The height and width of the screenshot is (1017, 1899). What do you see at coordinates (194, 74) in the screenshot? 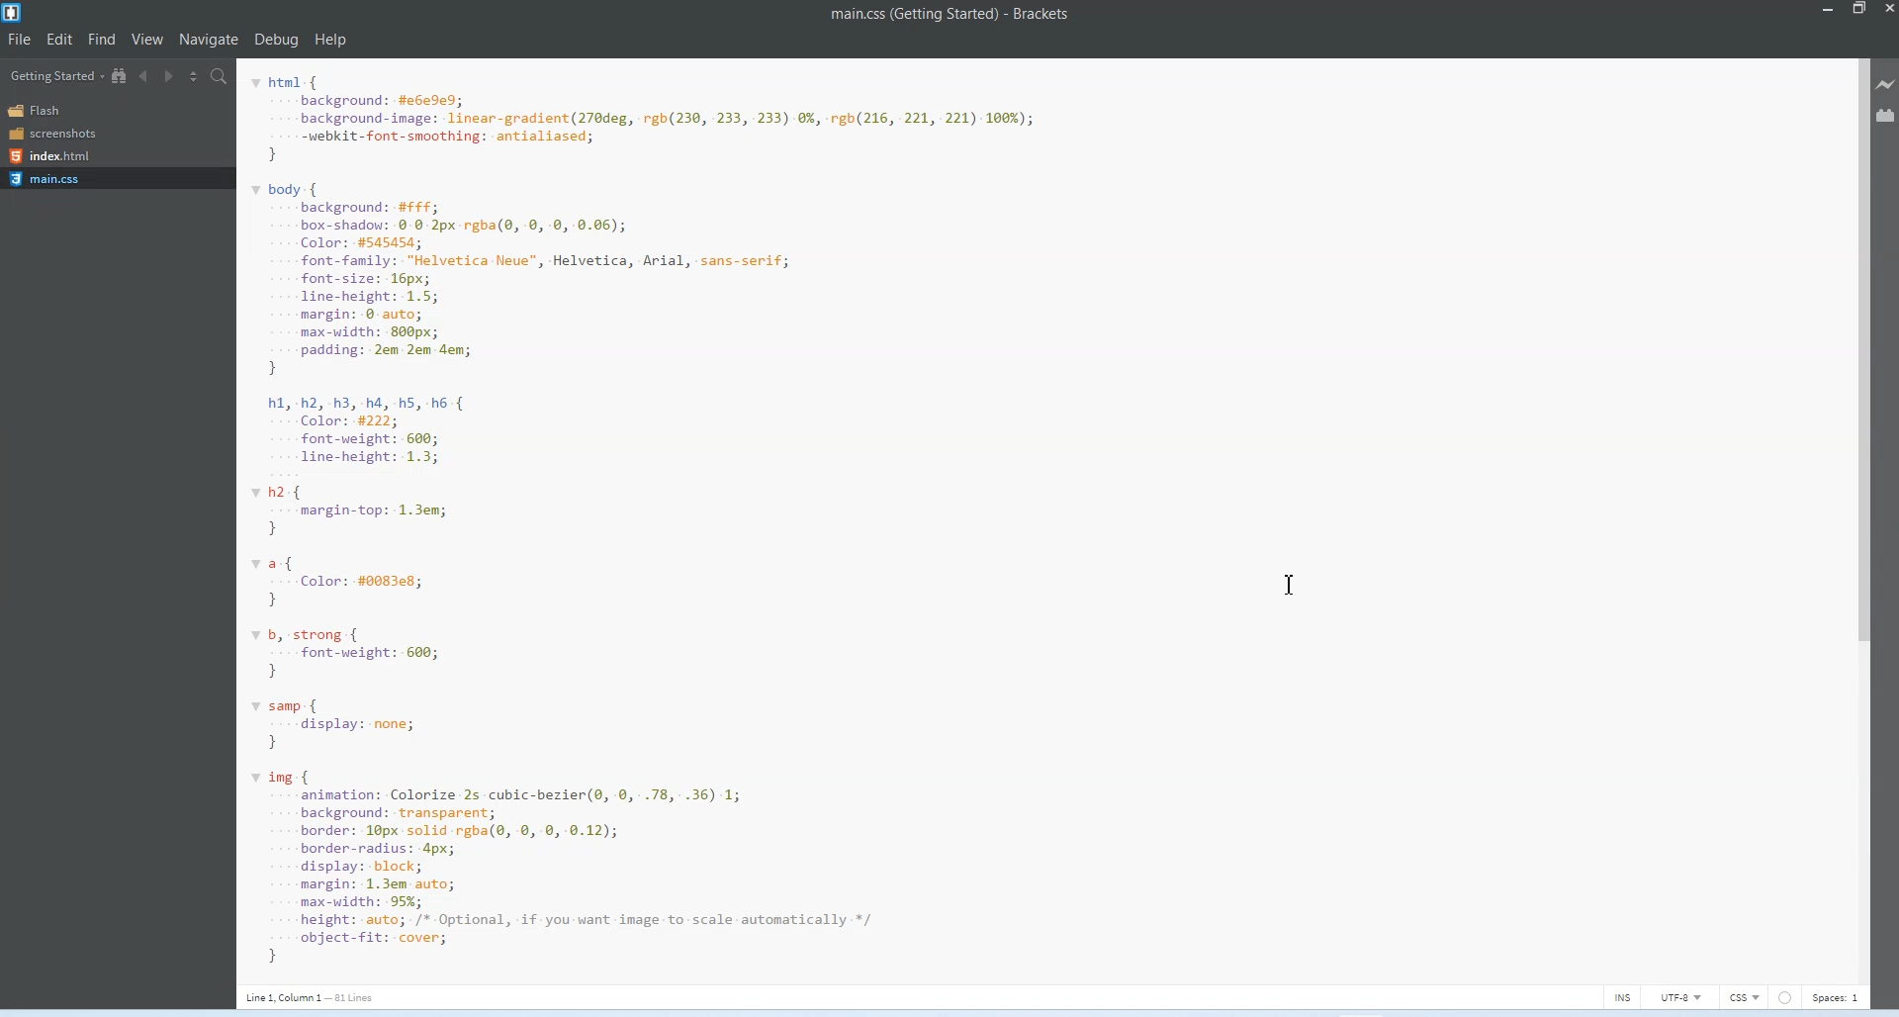
I see `Split editor vertically and Horizontally` at bounding box center [194, 74].